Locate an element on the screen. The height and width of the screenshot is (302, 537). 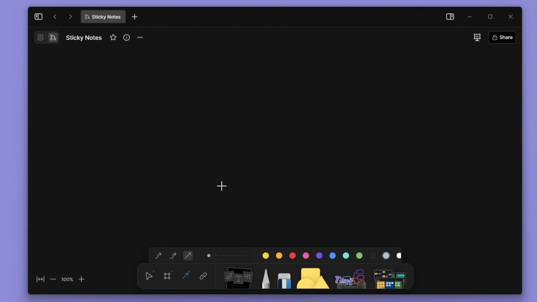
link is located at coordinates (203, 277).